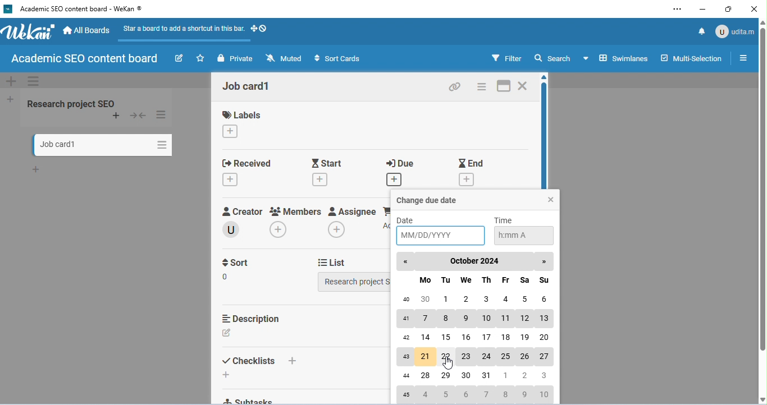 The image size is (767, 405). Describe the element at coordinates (545, 263) in the screenshot. I see `next month` at that location.